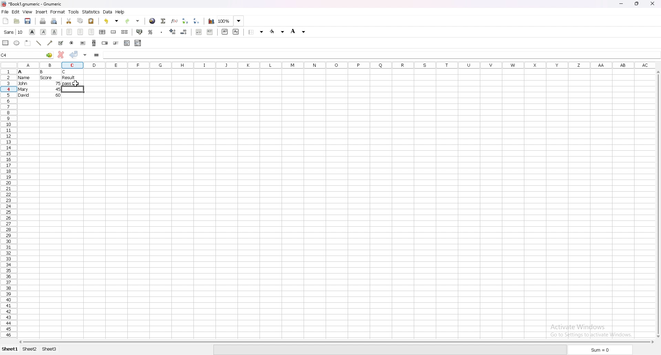  Describe the element at coordinates (152, 21) in the screenshot. I see `hyperlink` at that location.